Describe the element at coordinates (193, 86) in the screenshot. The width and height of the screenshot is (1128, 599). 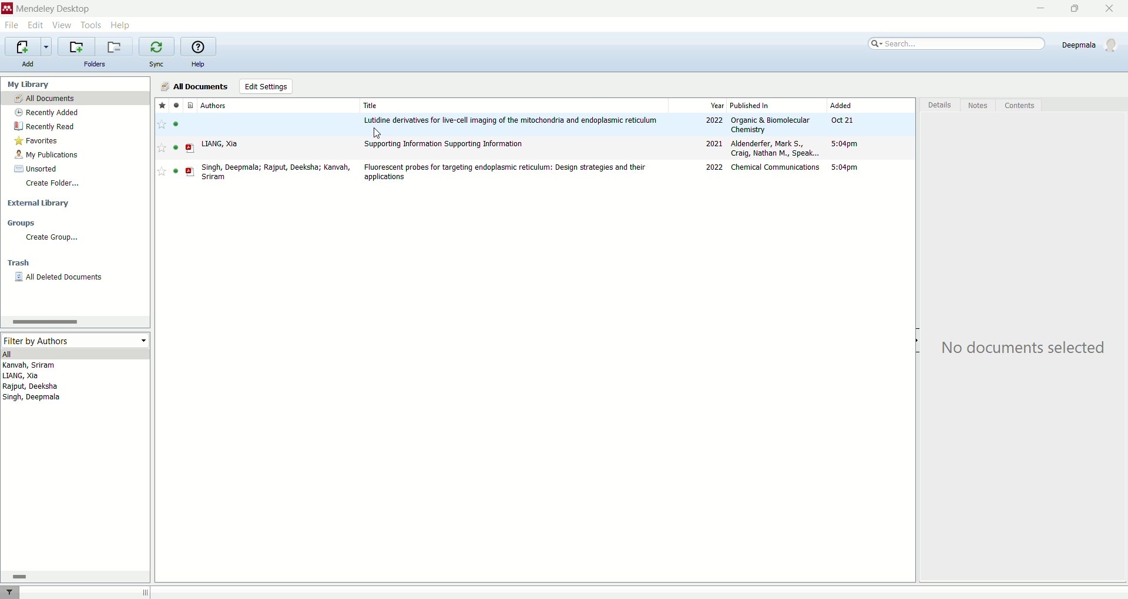
I see `all documnets` at that location.